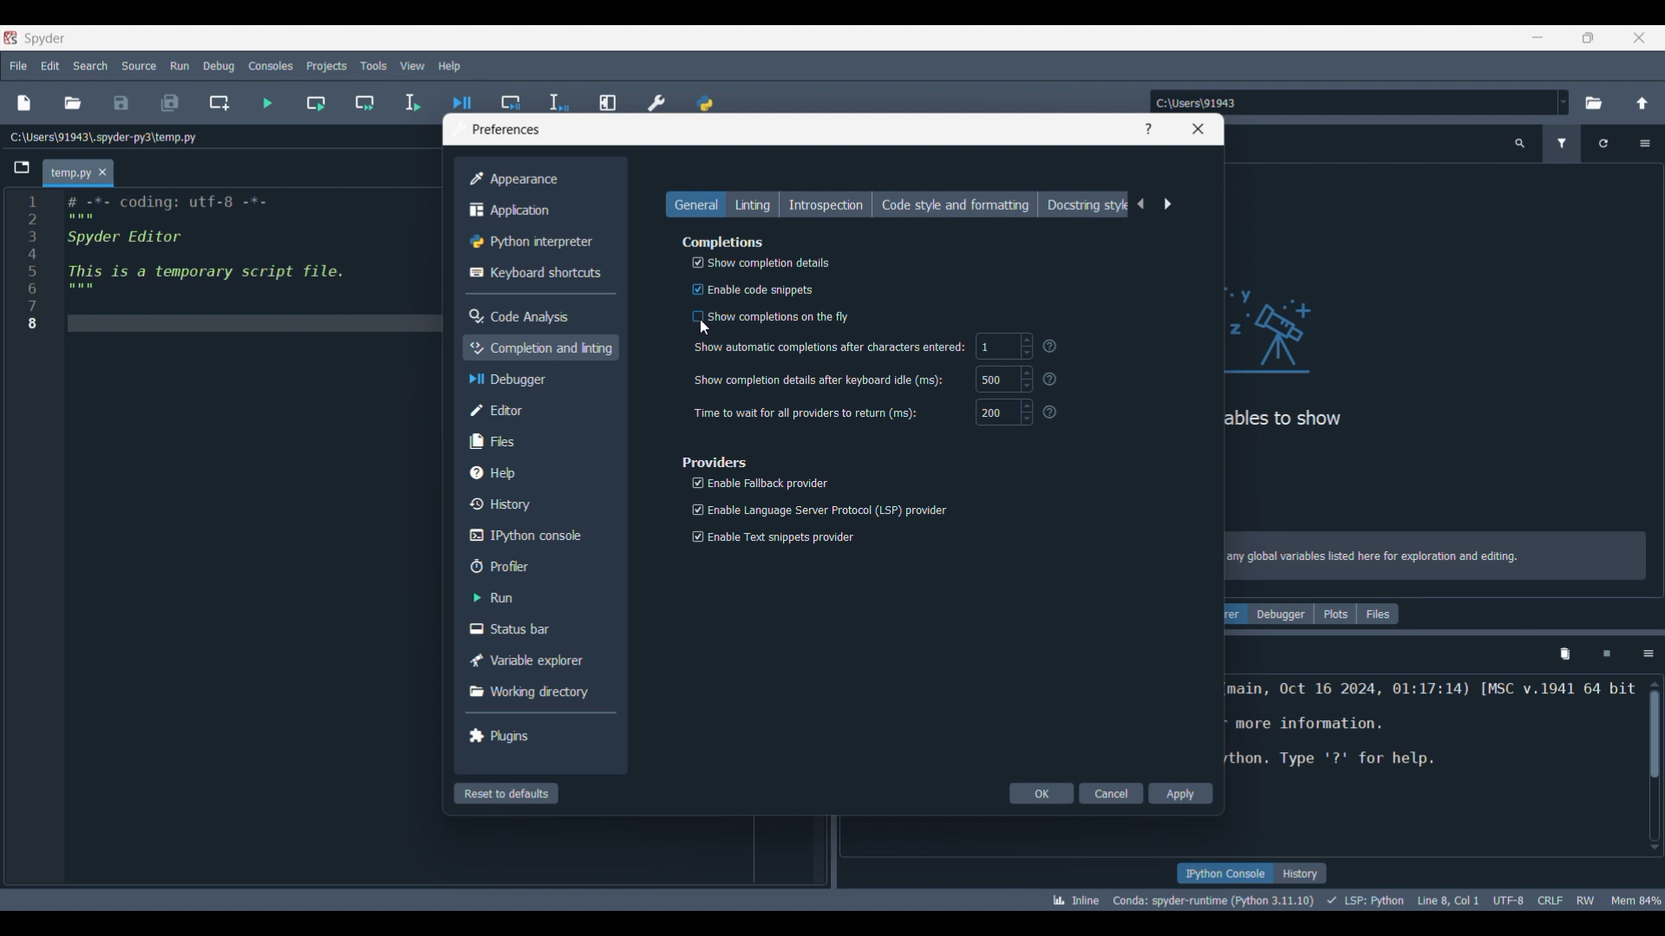 The image size is (1665, 936). Describe the element at coordinates (536, 242) in the screenshot. I see `Python interpreter` at that location.